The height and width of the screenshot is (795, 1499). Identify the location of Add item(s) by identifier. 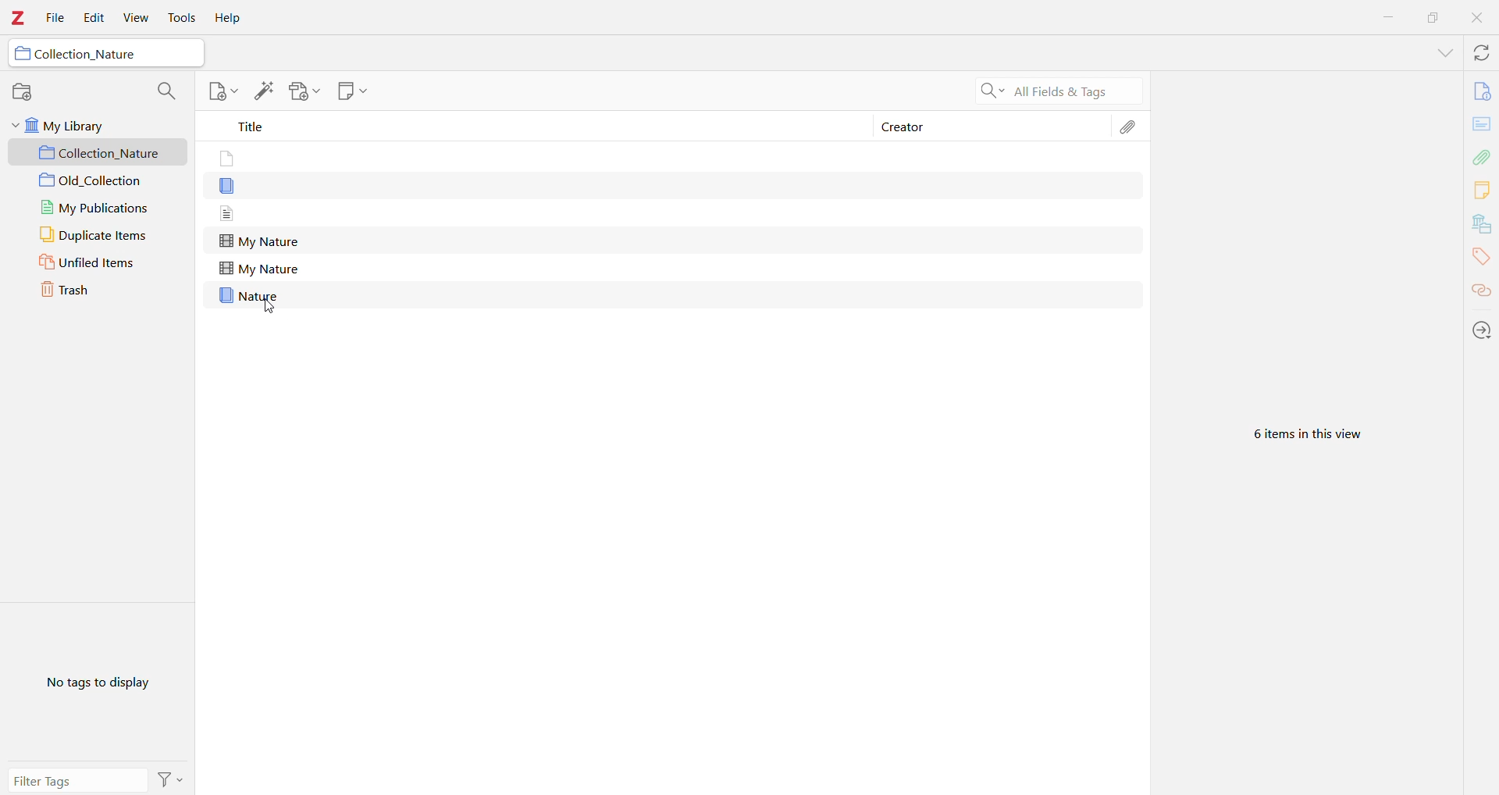
(263, 91).